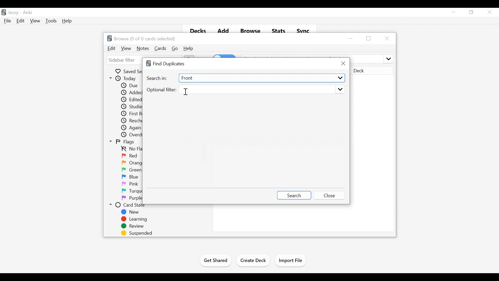 The height and width of the screenshot is (281, 499). I want to click on Green, so click(132, 170).